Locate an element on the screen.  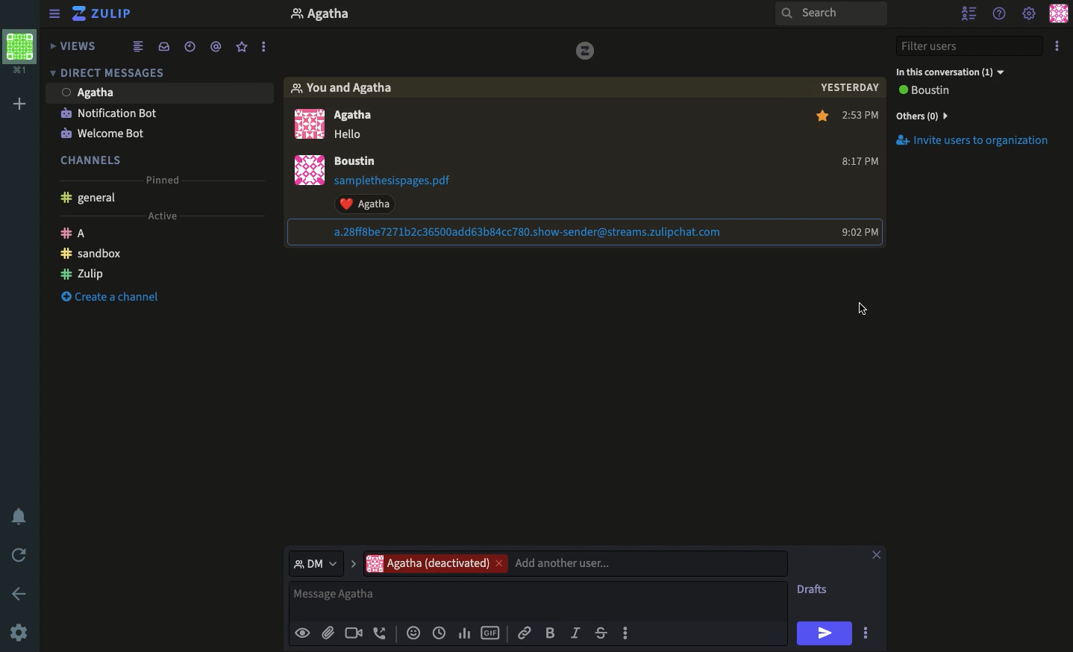
date is located at coordinates (847, 87).